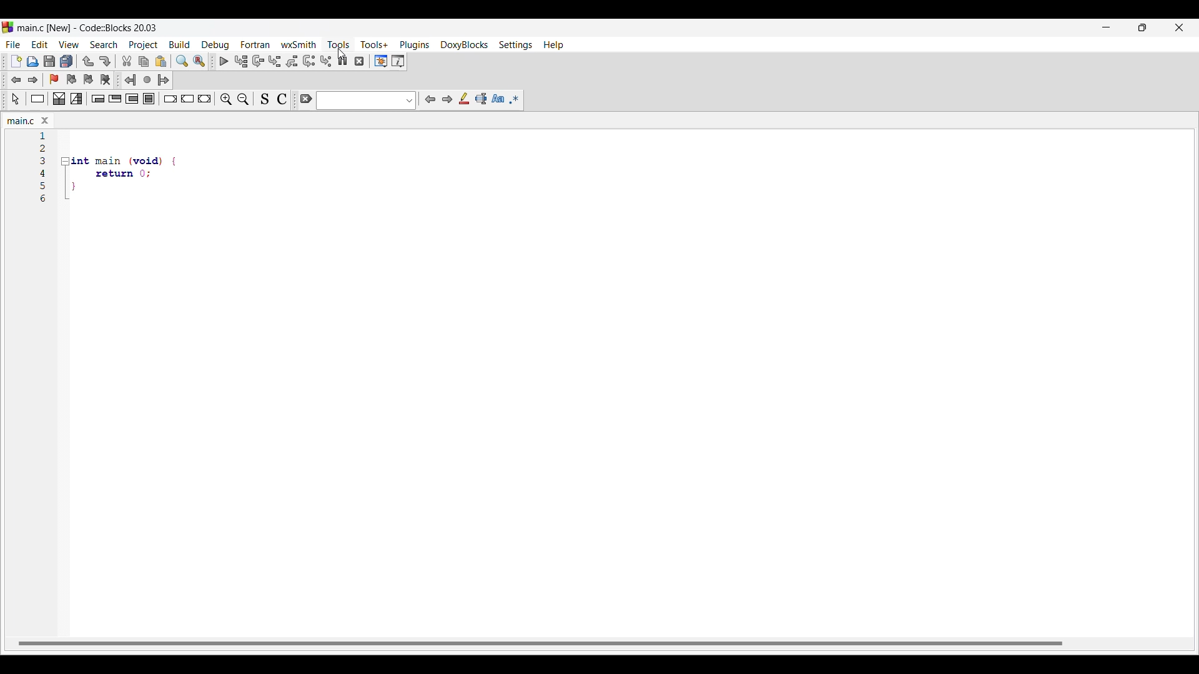 This screenshot has width=1199, height=674. Describe the element at coordinates (149, 99) in the screenshot. I see `Block instruction` at that location.